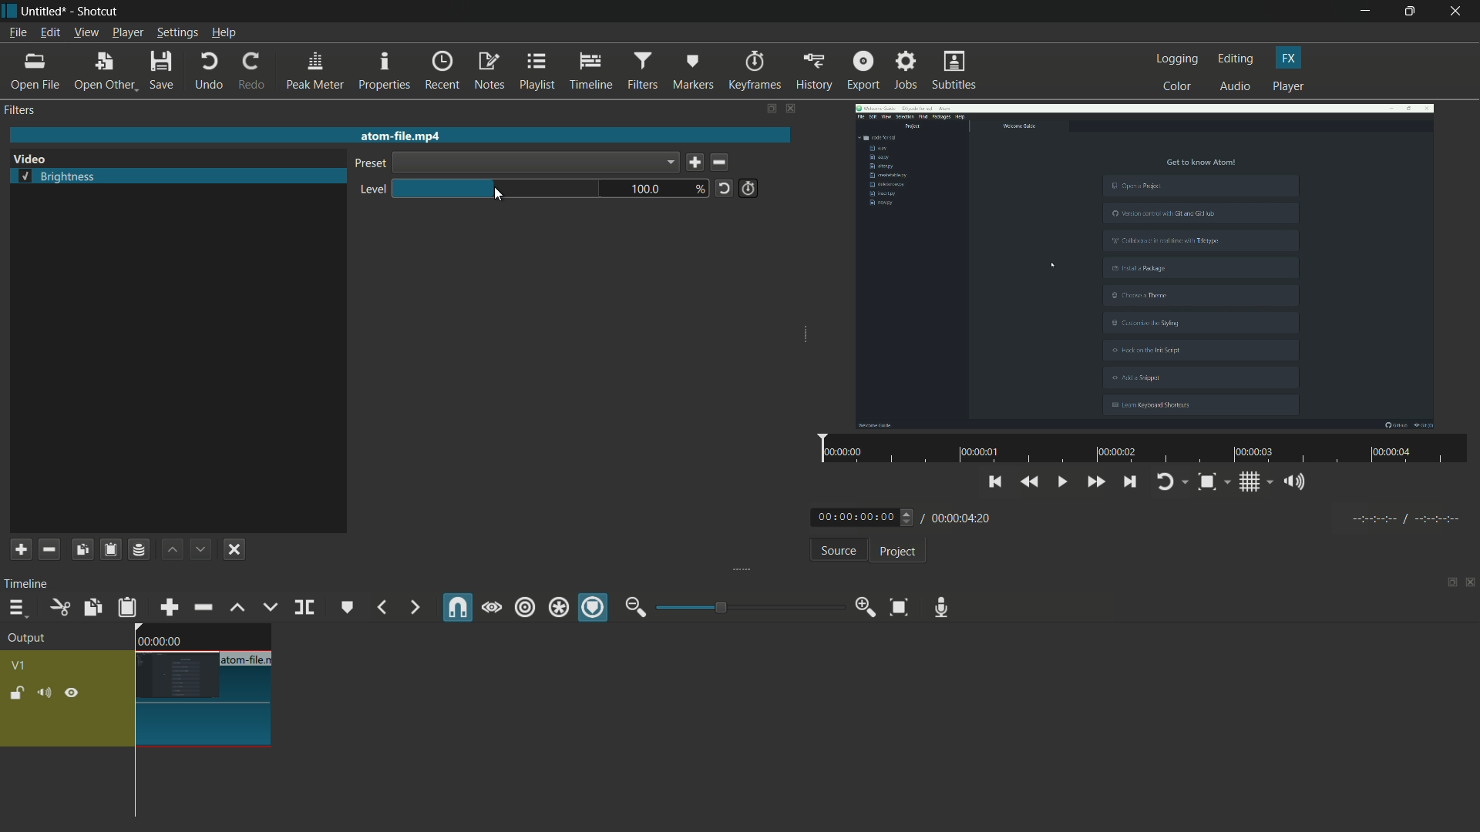  Describe the element at coordinates (557, 609) in the screenshot. I see `ripple all tracks` at that location.